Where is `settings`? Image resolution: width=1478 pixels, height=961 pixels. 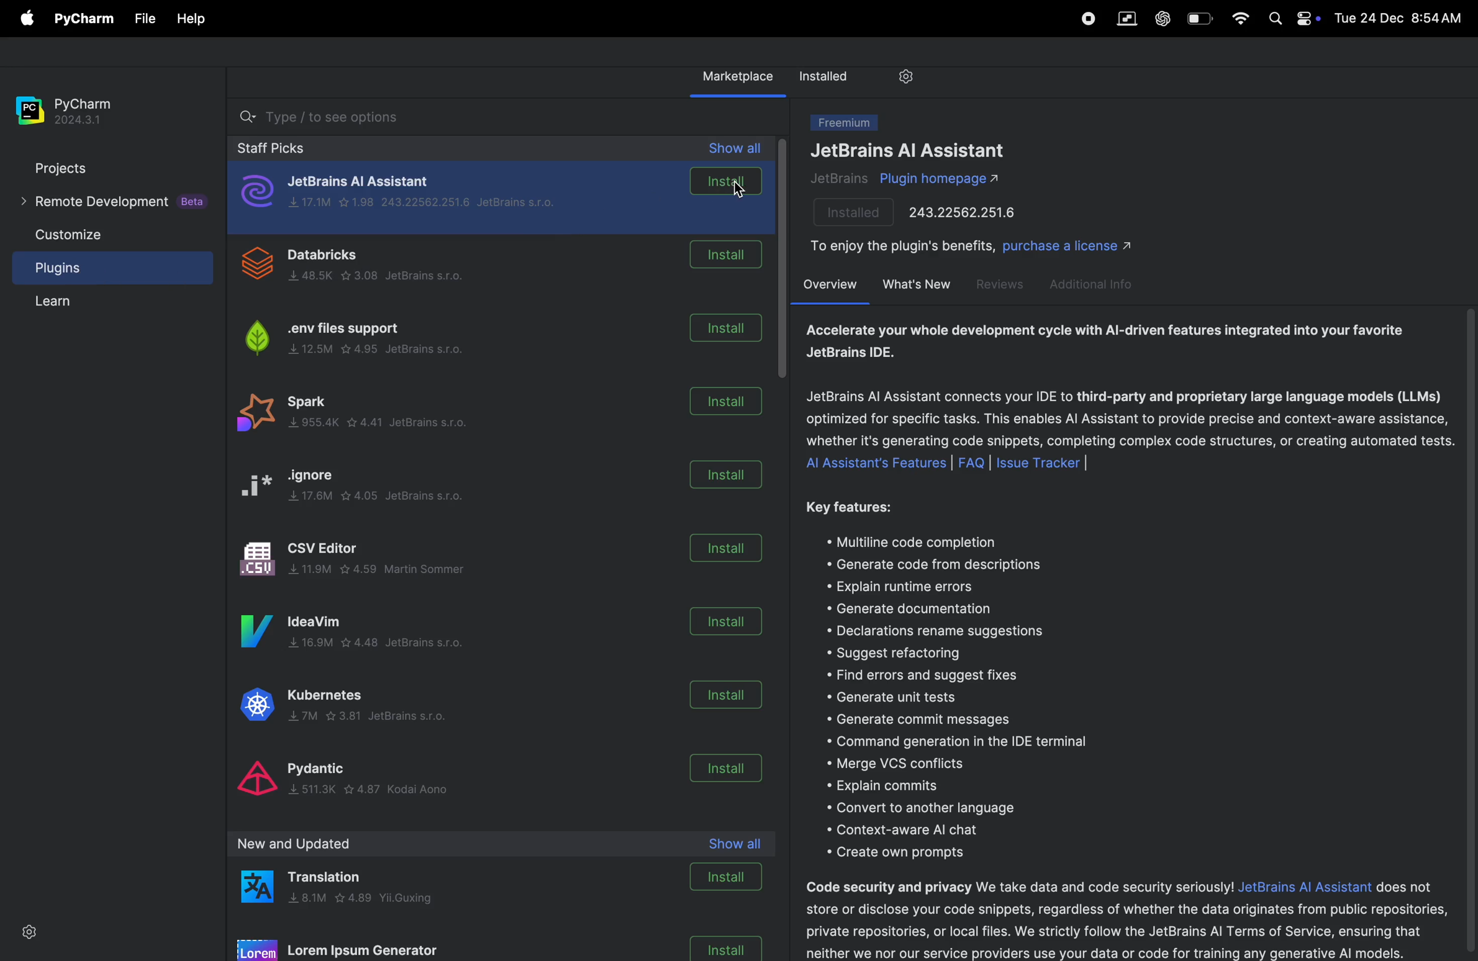
settings is located at coordinates (912, 77).